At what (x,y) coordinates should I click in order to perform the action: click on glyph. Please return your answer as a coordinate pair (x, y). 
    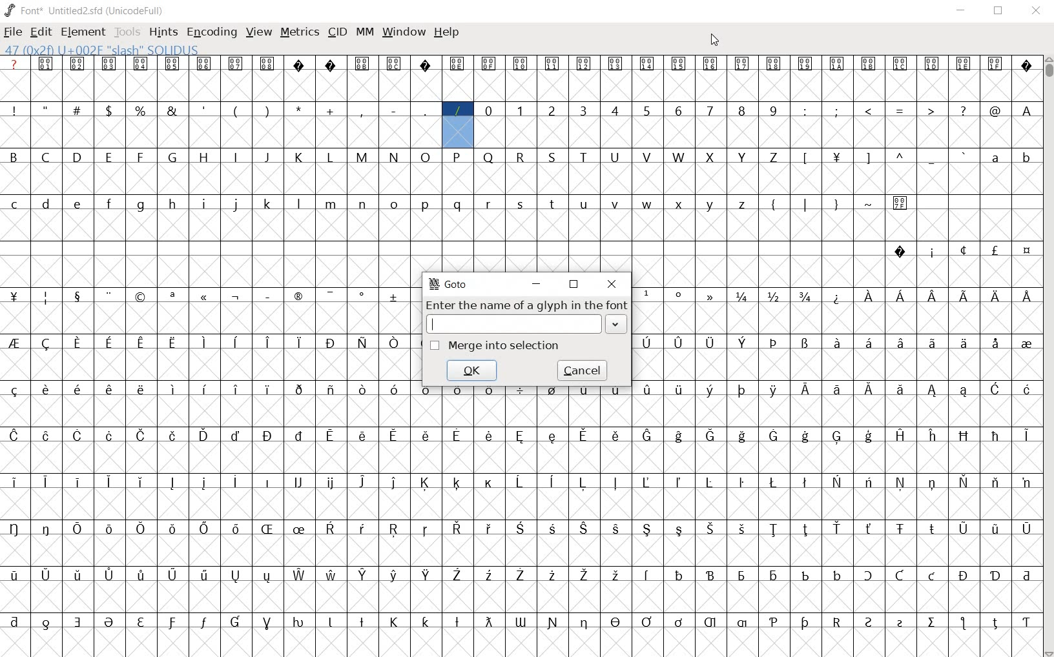
    Looking at the image, I should click on (710, 622).